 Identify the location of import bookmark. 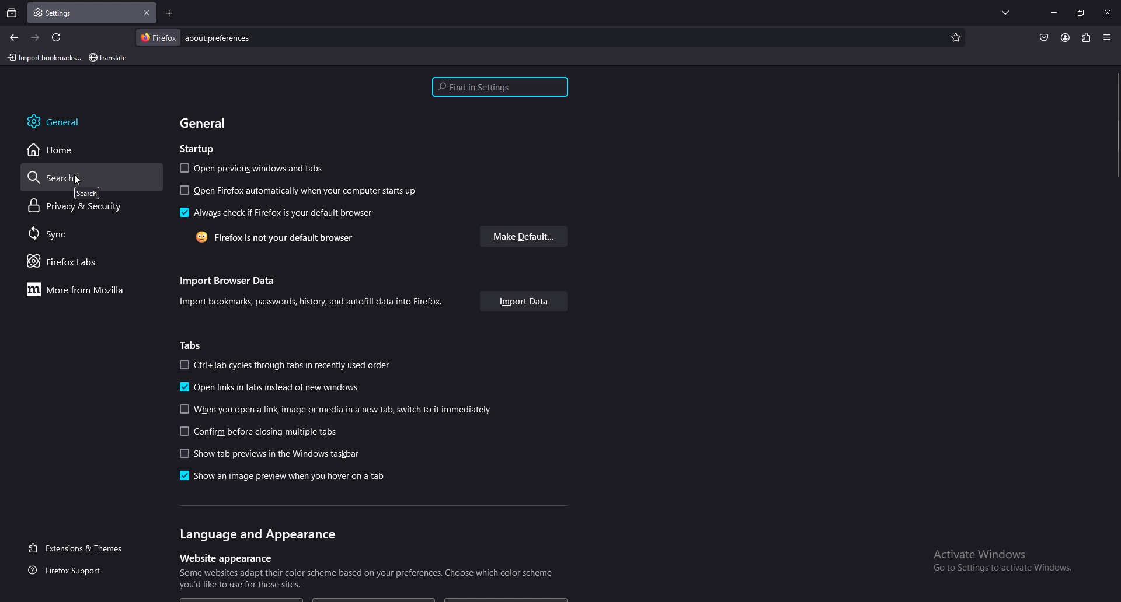
(43, 57).